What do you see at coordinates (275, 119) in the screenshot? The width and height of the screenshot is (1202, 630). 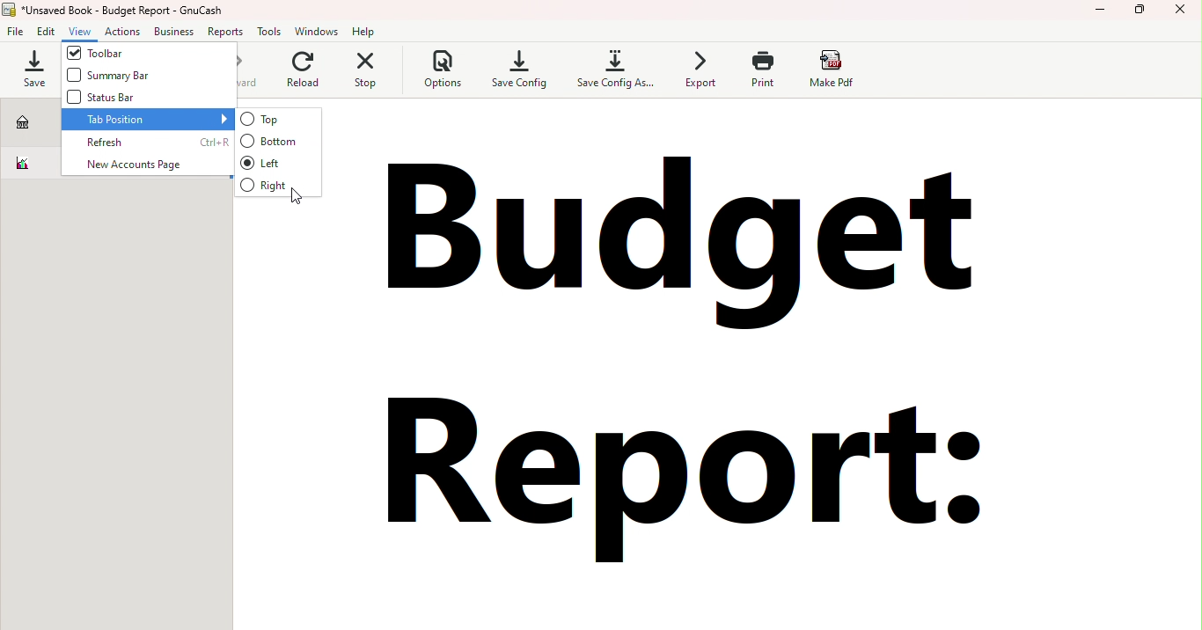 I see `Top` at bounding box center [275, 119].